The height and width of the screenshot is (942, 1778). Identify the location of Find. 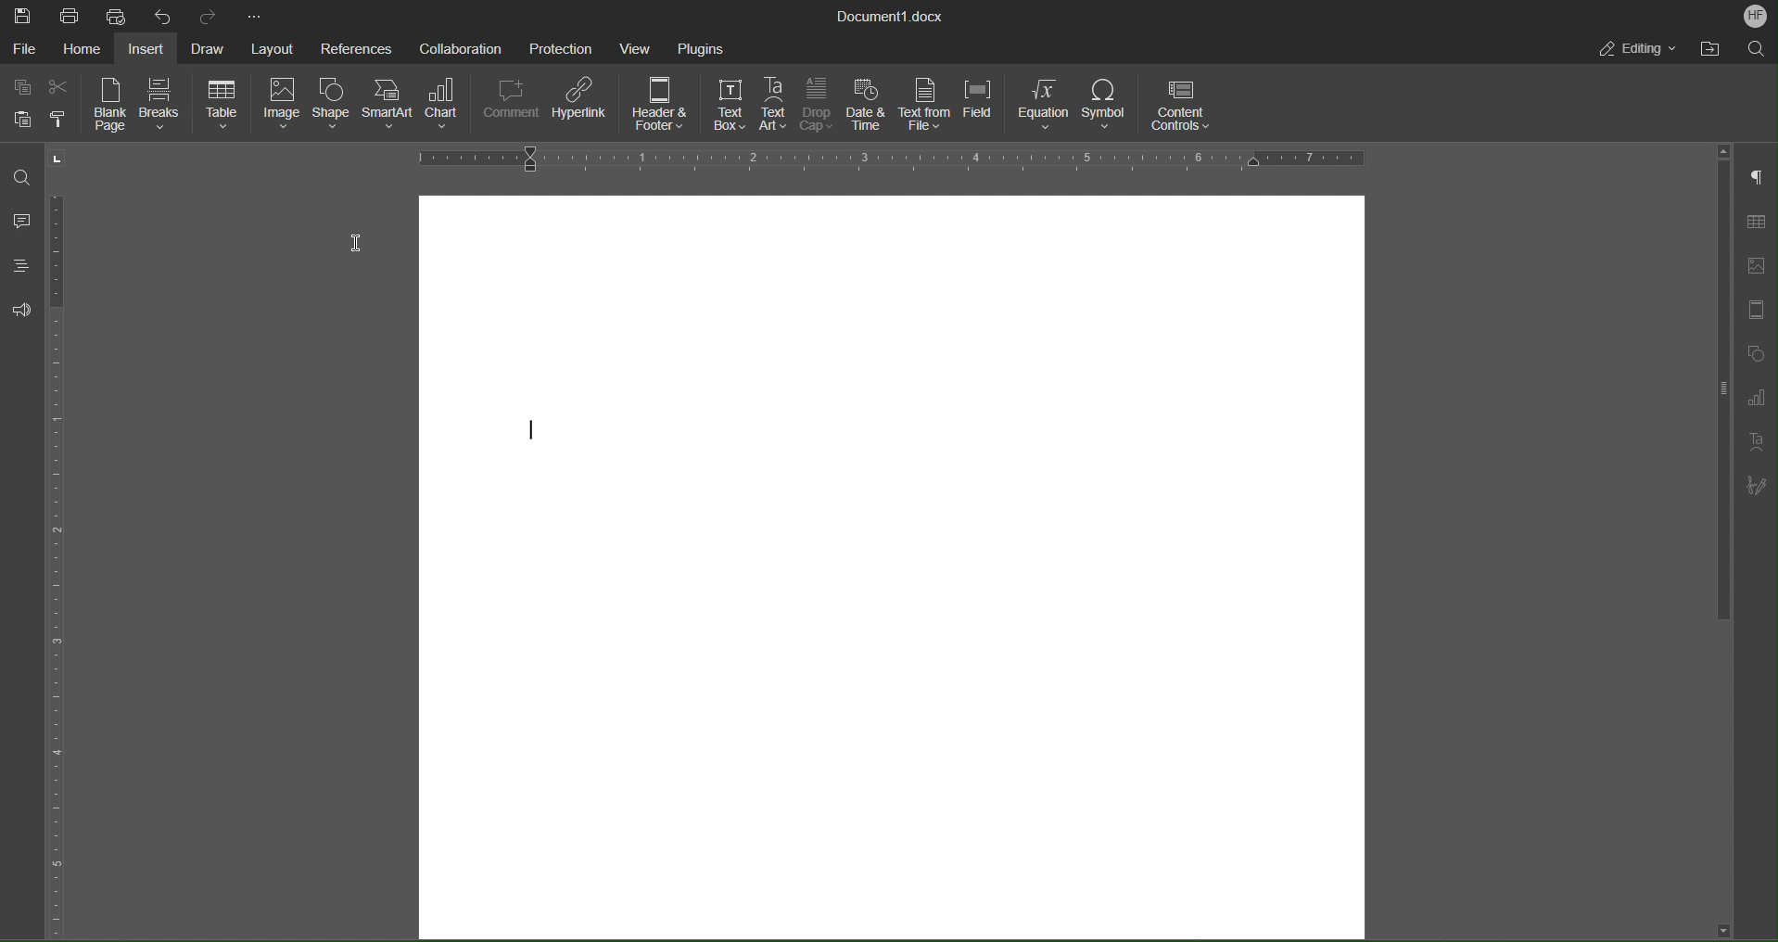
(22, 179).